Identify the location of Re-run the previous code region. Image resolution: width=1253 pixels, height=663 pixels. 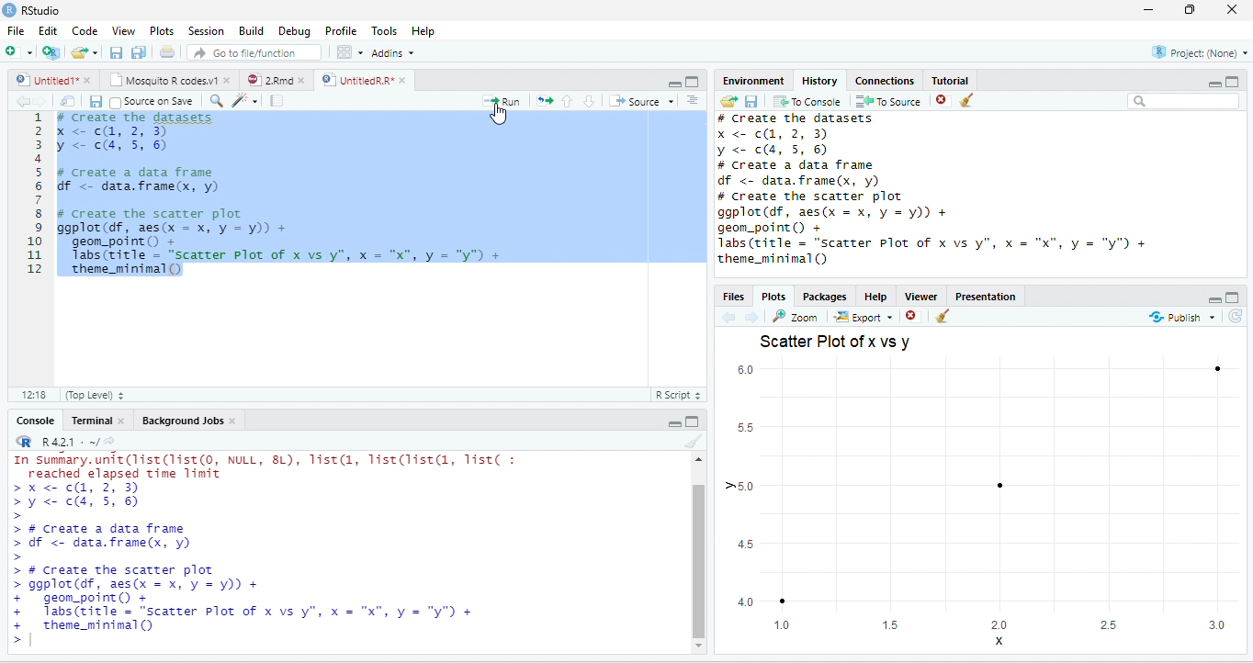
(545, 101).